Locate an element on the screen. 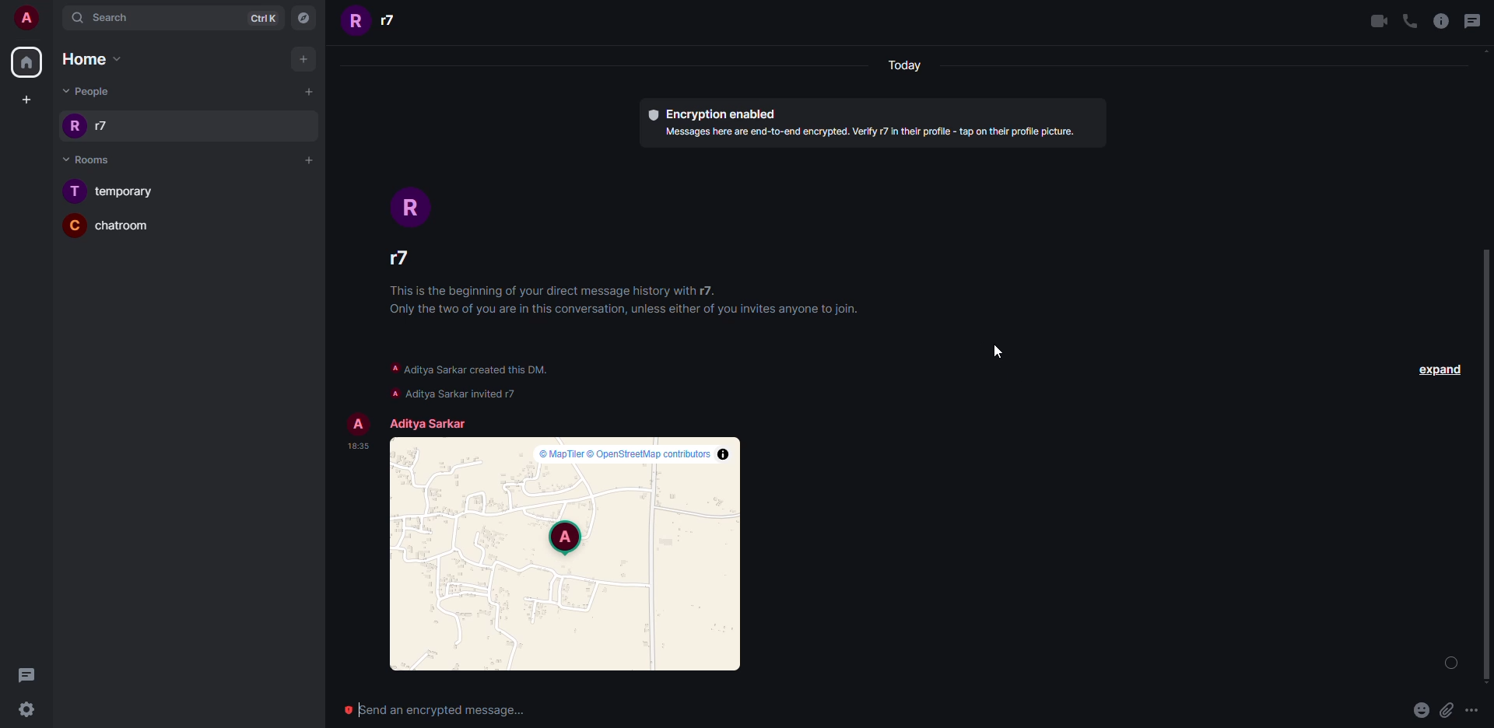  Icon is located at coordinates (74, 127).